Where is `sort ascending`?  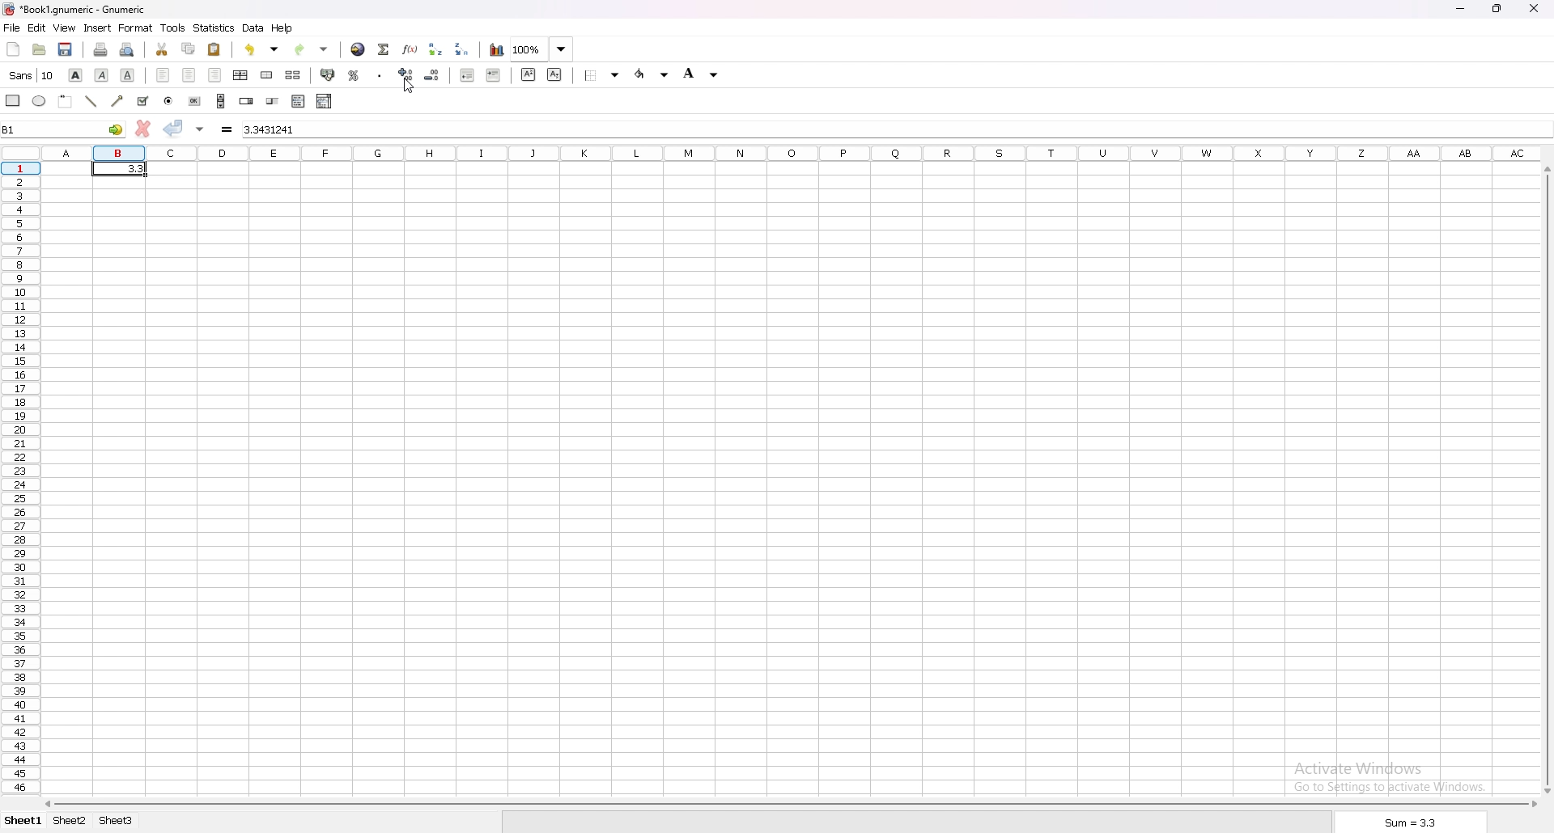 sort ascending is located at coordinates (435, 49).